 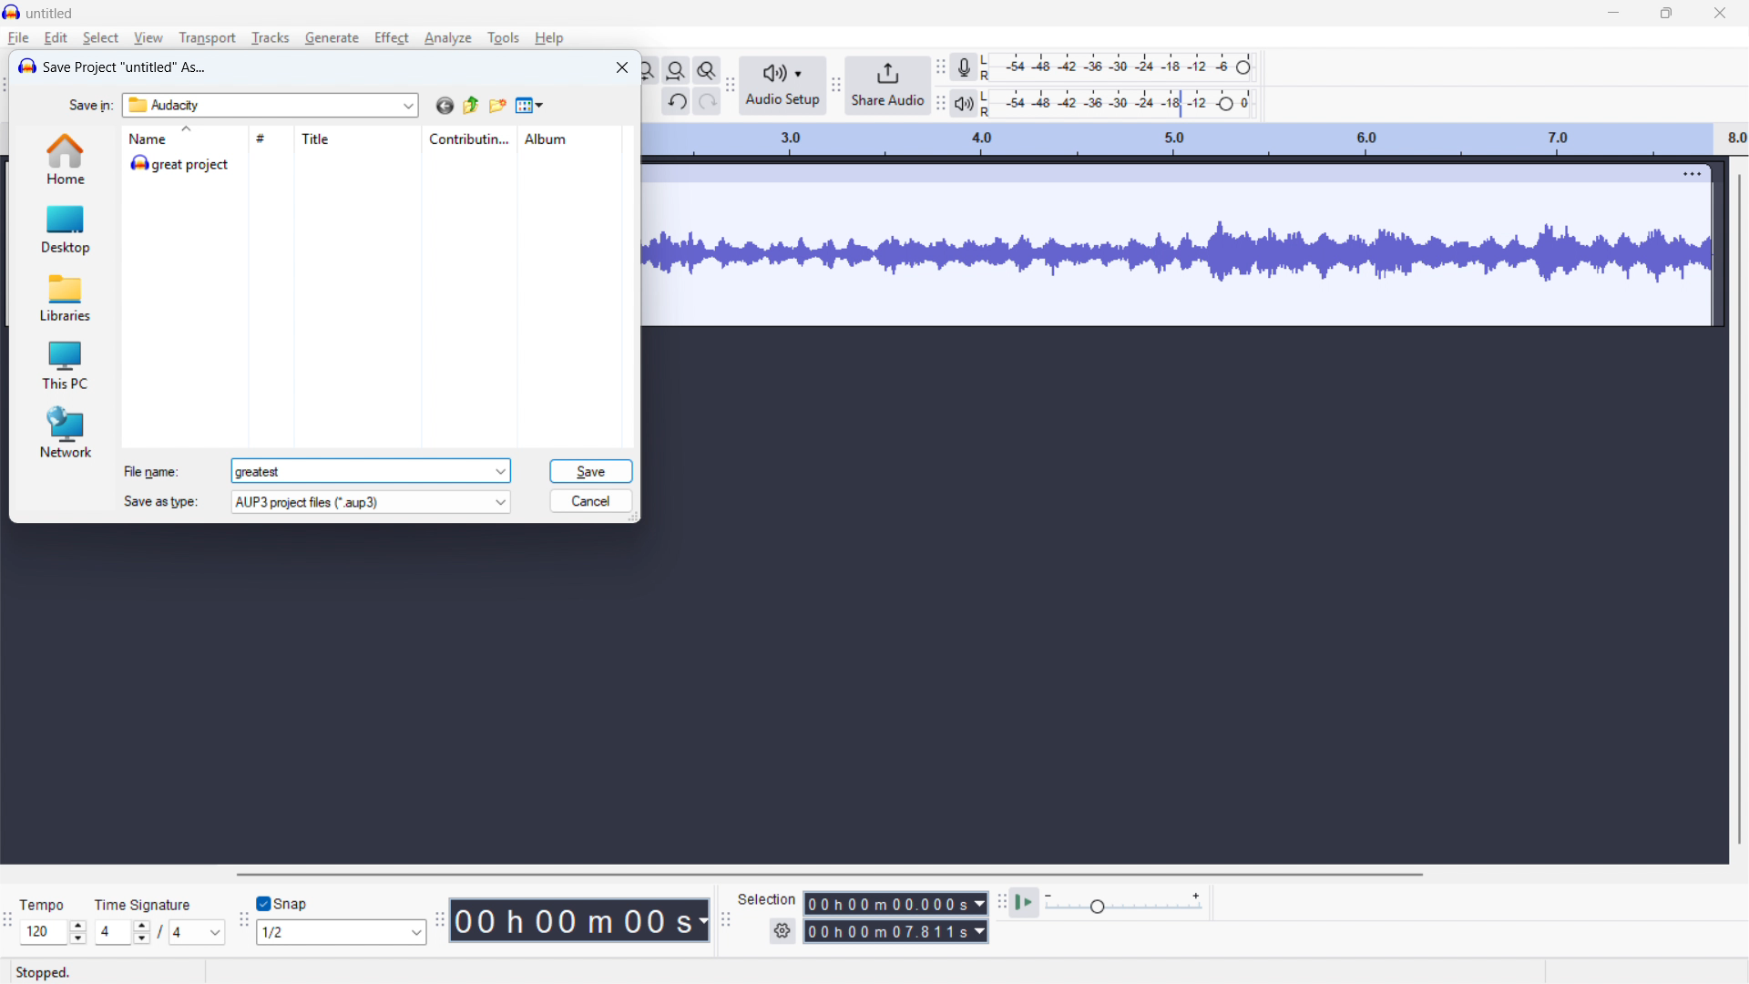 What do you see at coordinates (940, 67) in the screenshot?
I see `recording metre toolbar` at bounding box center [940, 67].